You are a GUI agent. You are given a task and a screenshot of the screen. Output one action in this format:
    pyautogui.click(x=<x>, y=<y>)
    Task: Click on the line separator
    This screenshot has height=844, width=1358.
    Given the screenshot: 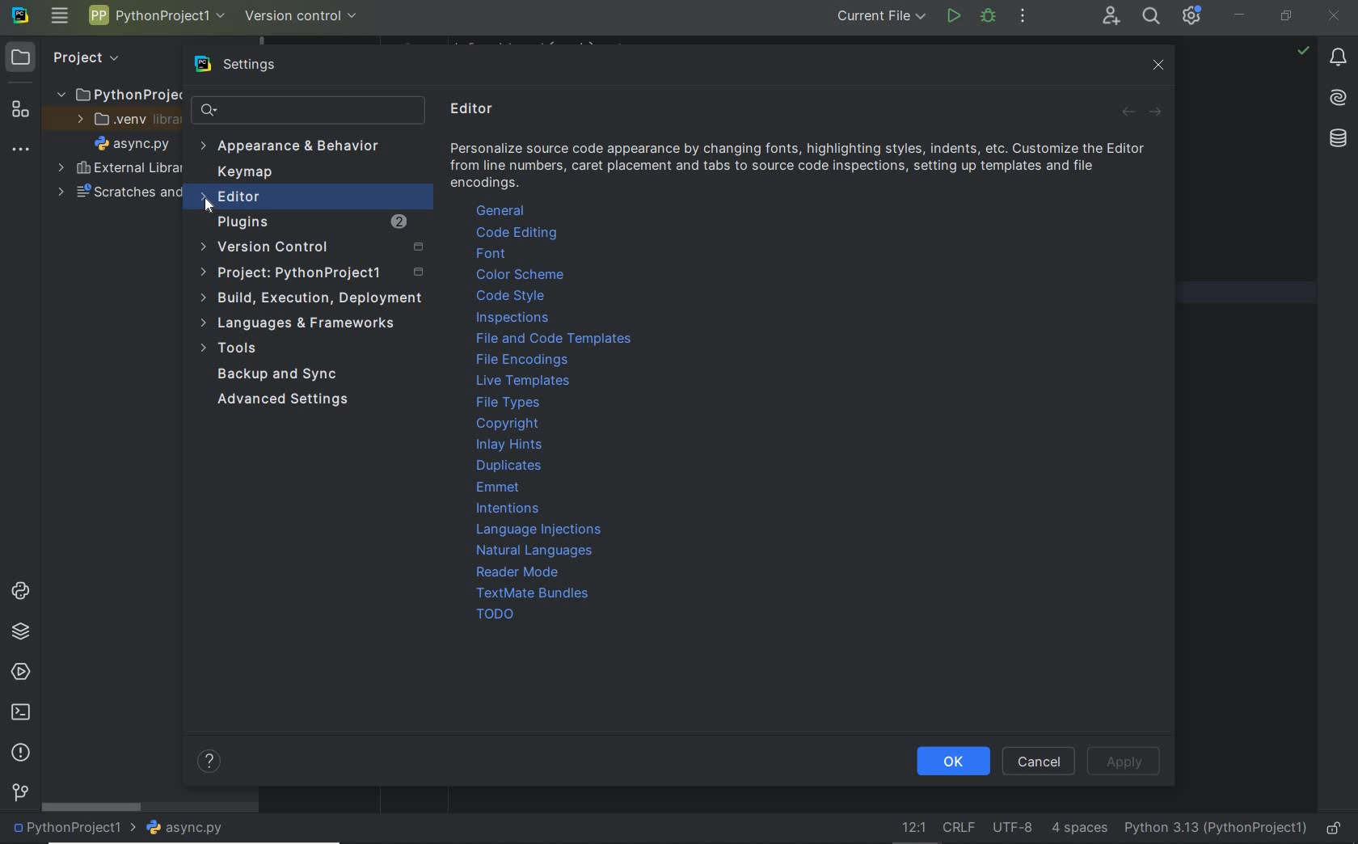 What is the action you would take?
    pyautogui.click(x=959, y=829)
    